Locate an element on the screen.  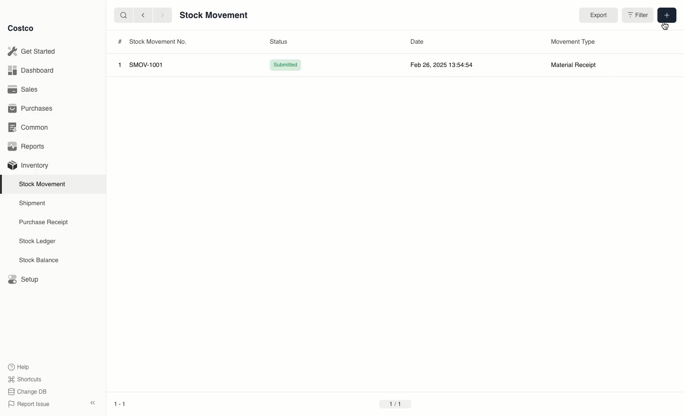
Dashboard is located at coordinates (32, 71).